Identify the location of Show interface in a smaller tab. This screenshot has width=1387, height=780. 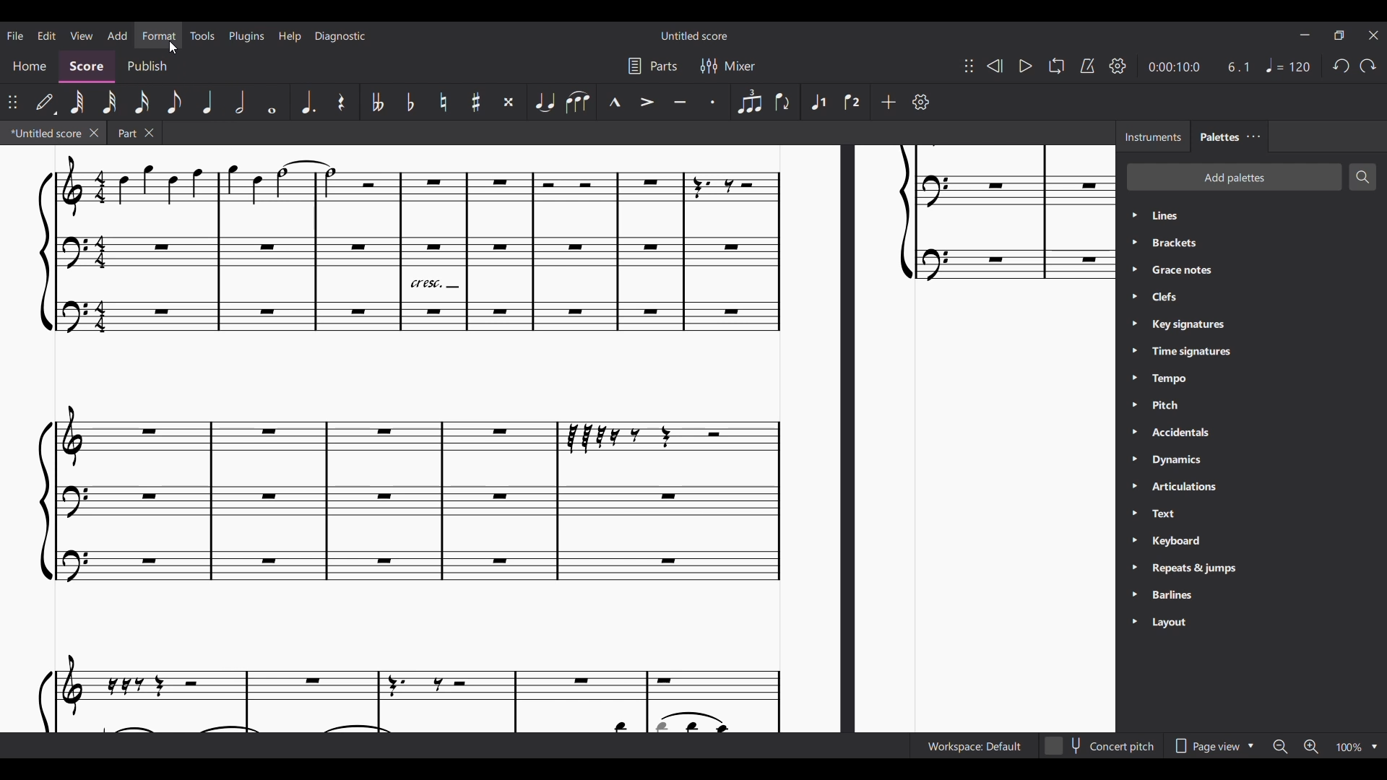
(1339, 35).